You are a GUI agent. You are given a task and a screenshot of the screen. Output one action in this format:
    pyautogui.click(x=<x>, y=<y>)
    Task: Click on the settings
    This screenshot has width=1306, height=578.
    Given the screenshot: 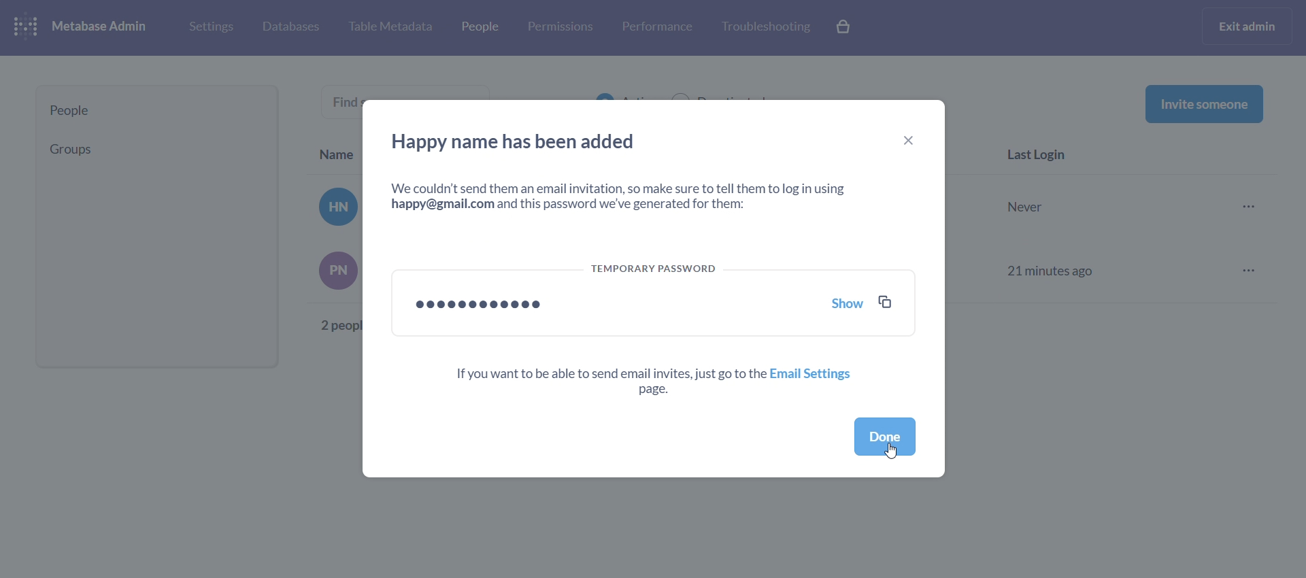 What is the action you would take?
    pyautogui.click(x=210, y=26)
    